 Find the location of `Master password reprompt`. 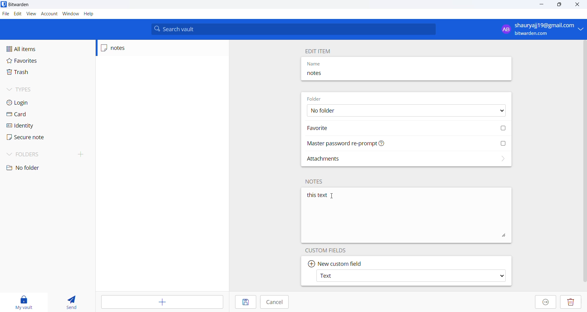

Master password reprompt is located at coordinates (407, 143).